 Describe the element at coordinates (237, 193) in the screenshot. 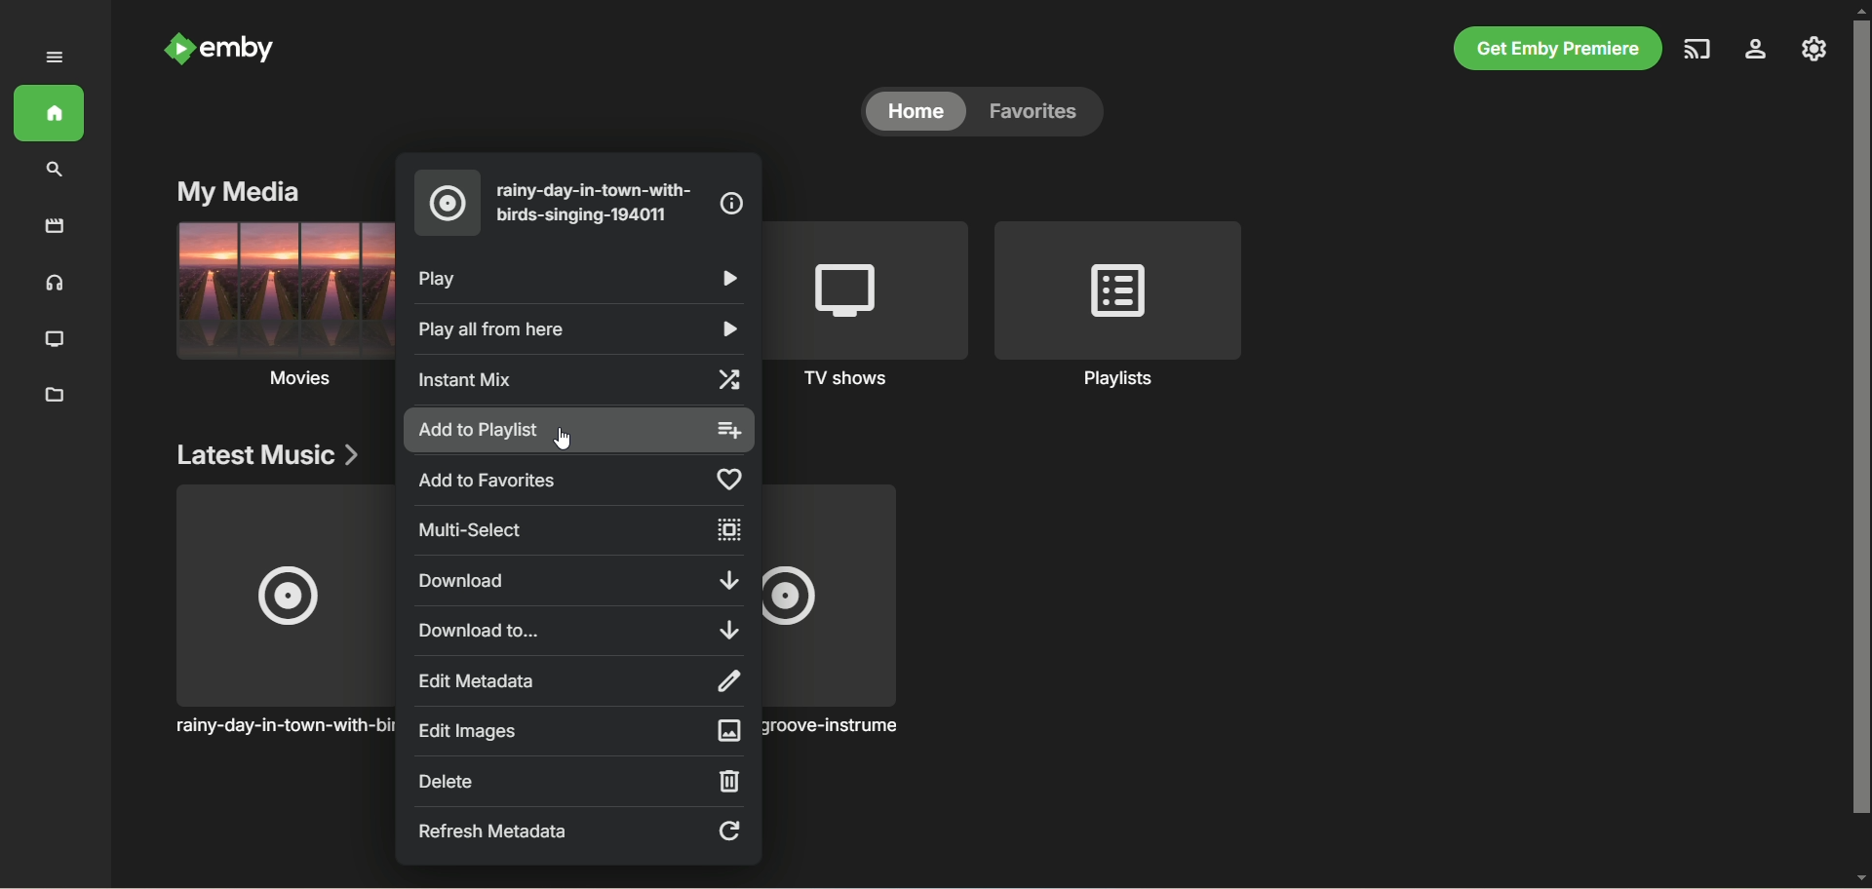

I see `my media` at that location.